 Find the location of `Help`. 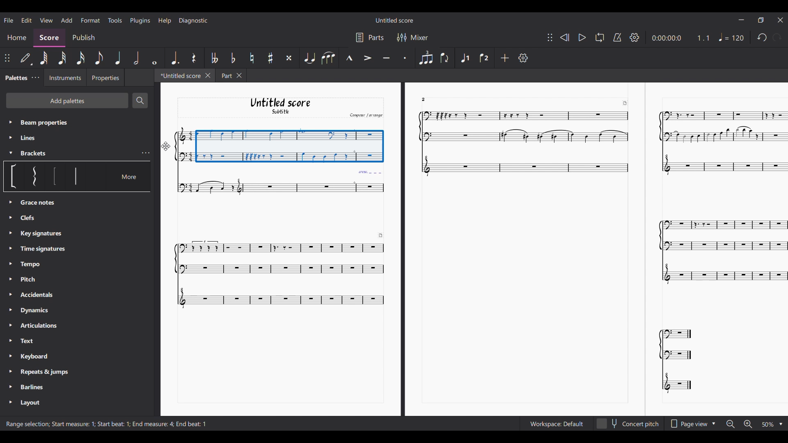

Help is located at coordinates (164, 21).